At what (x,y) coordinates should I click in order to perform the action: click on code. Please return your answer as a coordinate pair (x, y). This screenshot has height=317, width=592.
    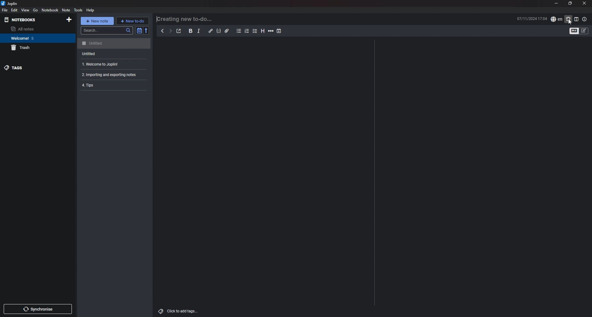
    Looking at the image, I should click on (219, 31).